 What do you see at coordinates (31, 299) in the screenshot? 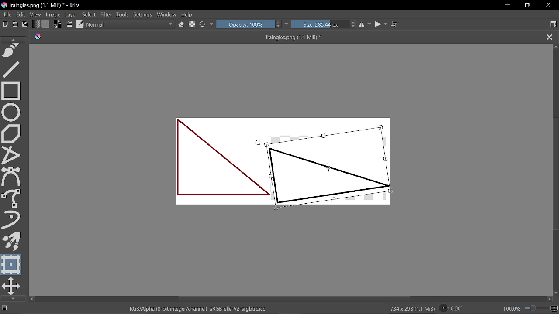
I see `Move left` at bounding box center [31, 299].